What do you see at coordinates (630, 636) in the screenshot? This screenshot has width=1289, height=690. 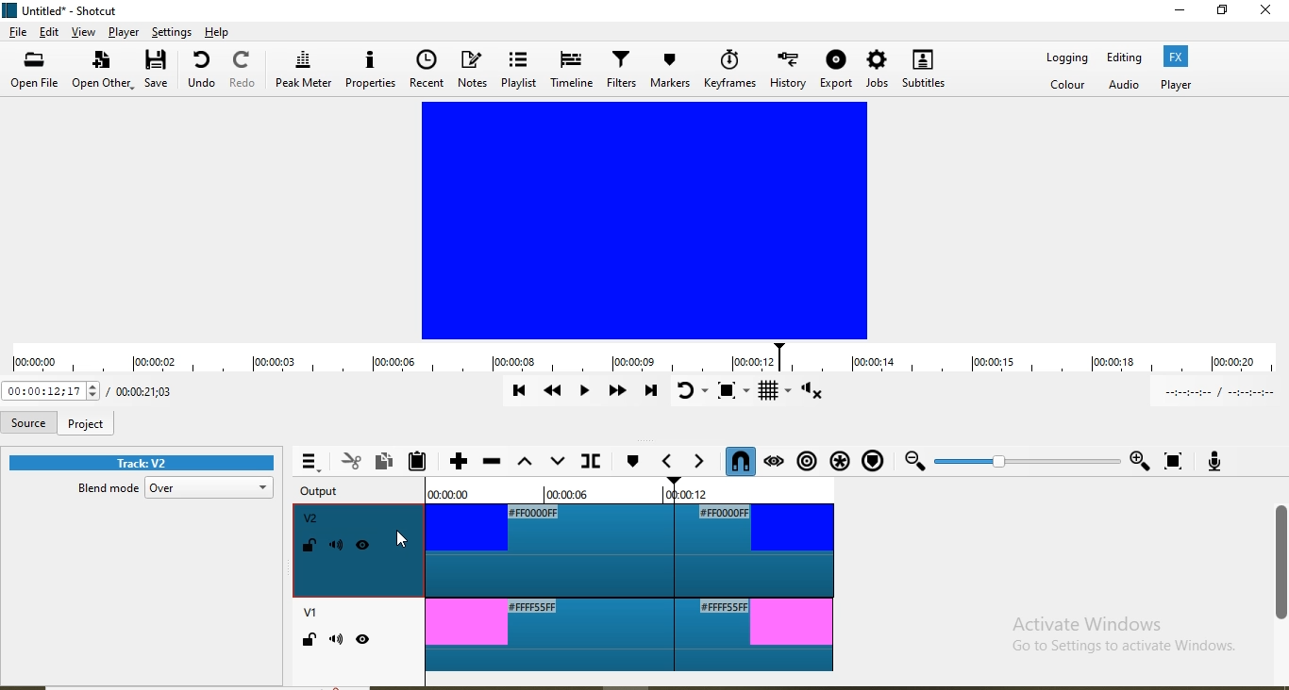 I see `Video track` at bounding box center [630, 636].